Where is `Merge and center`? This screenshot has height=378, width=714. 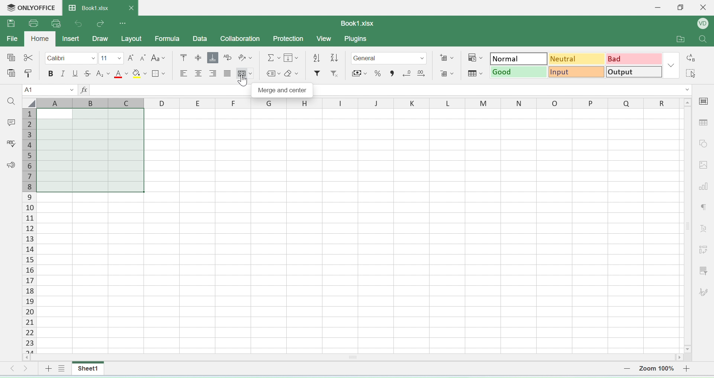
Merge and center is located at coordinates (244, 75).